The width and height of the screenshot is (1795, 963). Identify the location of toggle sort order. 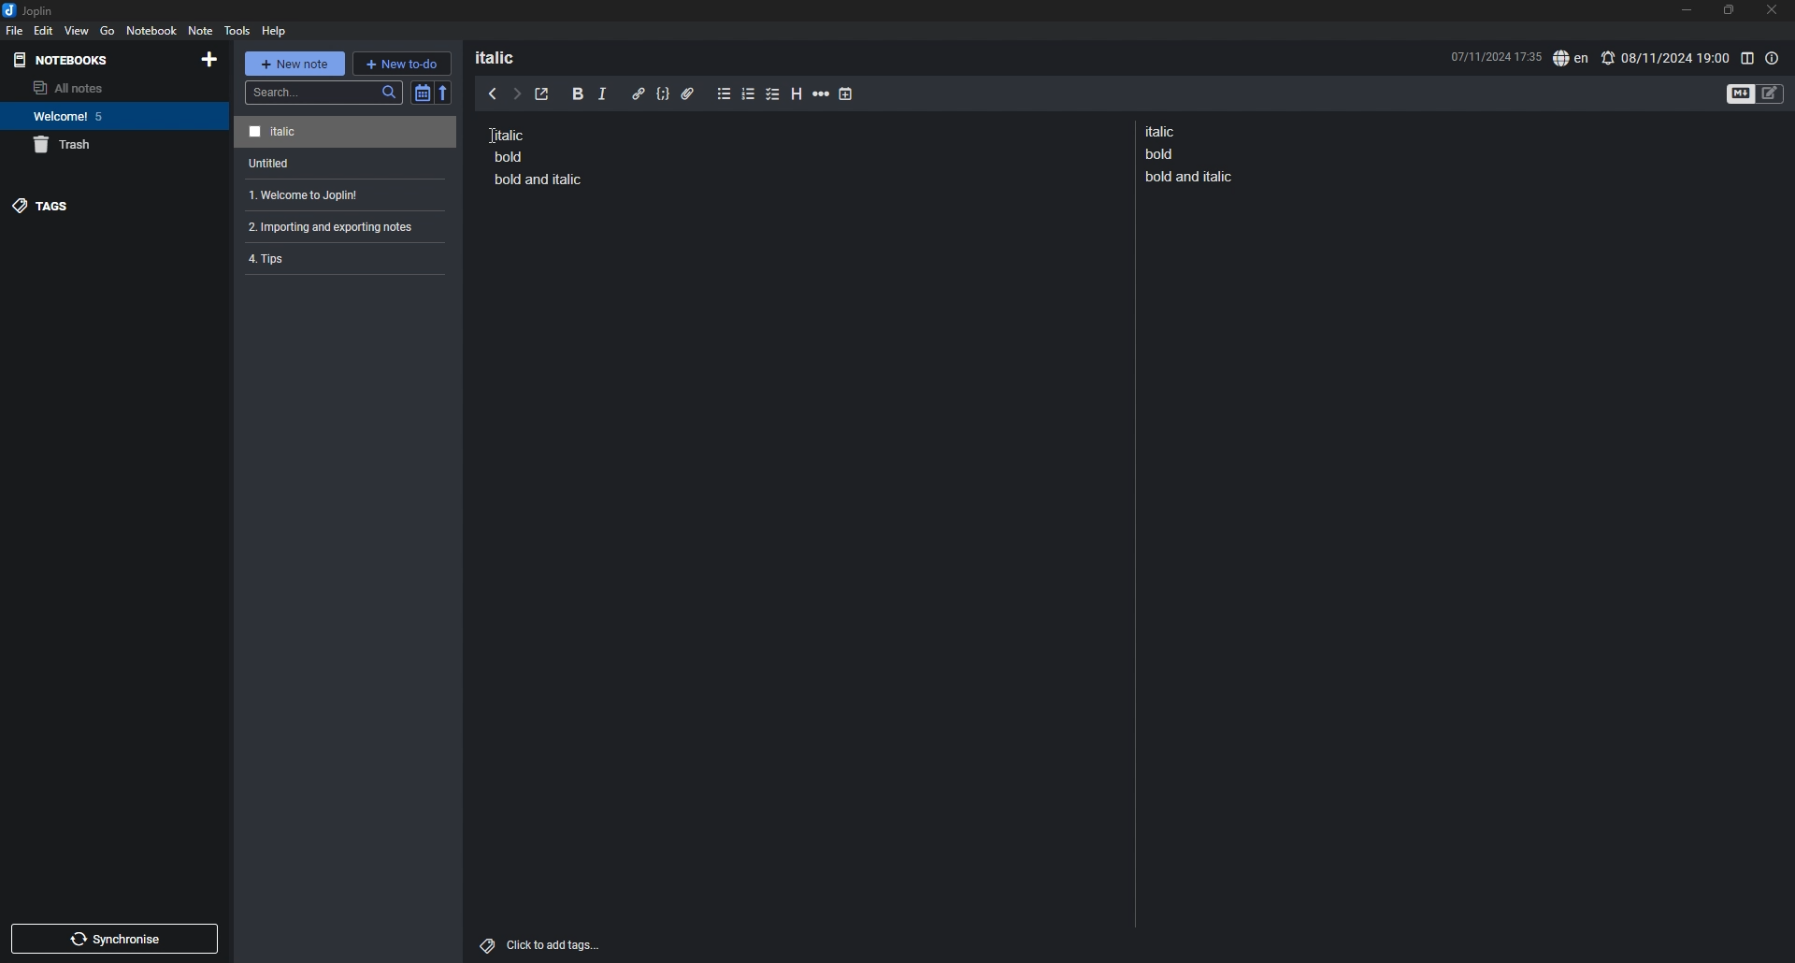
(422, 93).